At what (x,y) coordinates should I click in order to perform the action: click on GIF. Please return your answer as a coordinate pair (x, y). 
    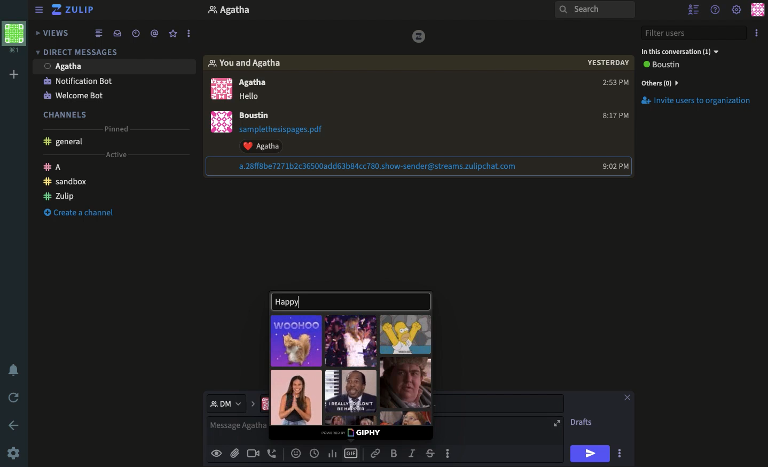
    Looking at the image, I should click on (351, 341).